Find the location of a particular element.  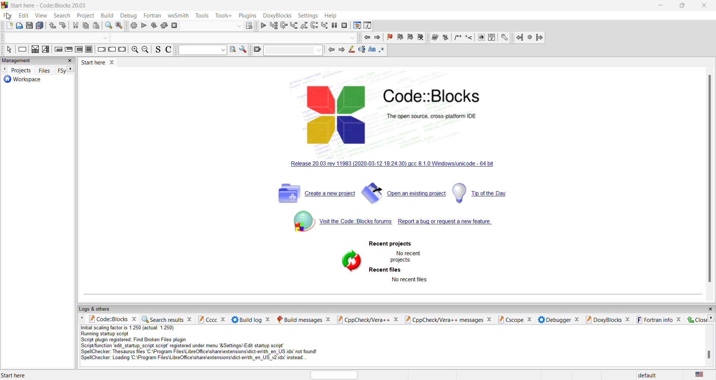

return instruction is located at coordinates (122, 51).